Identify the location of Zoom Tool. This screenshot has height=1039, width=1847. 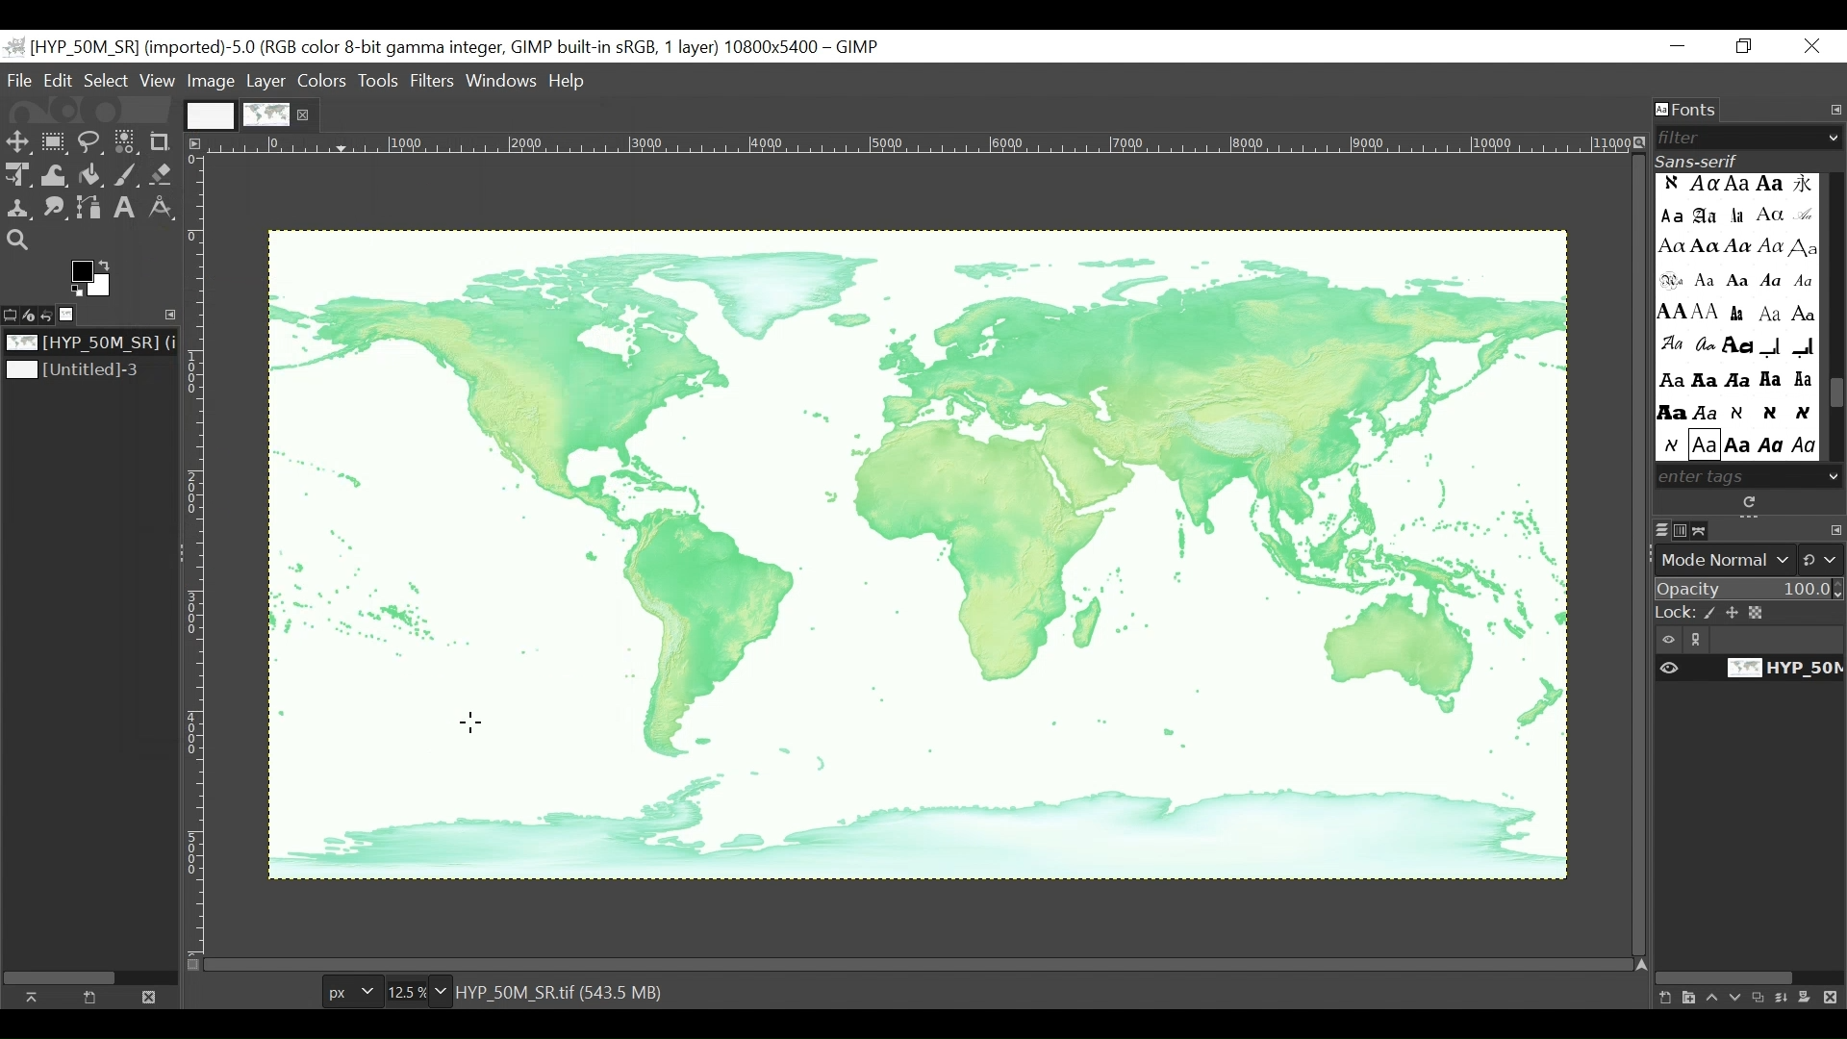
(19, 241).